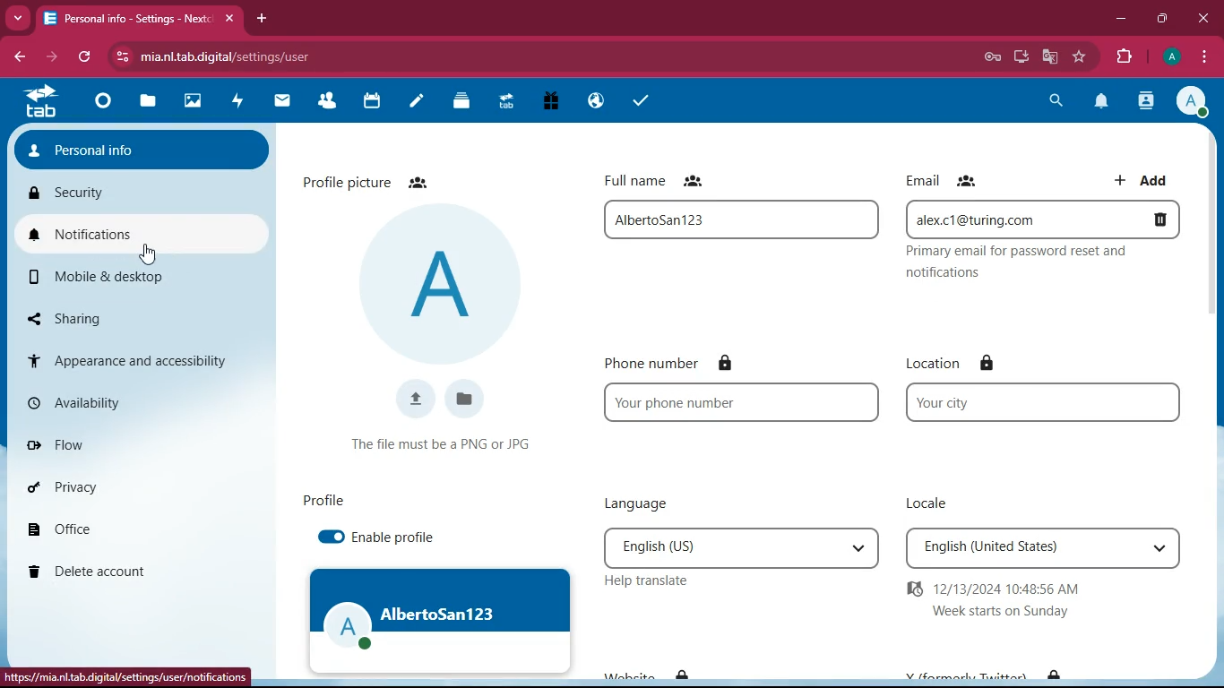 This screenshot has height=688, width=1224. Describe the element at coordinates (153, 103) in the screenshot. I see `files` at that location.